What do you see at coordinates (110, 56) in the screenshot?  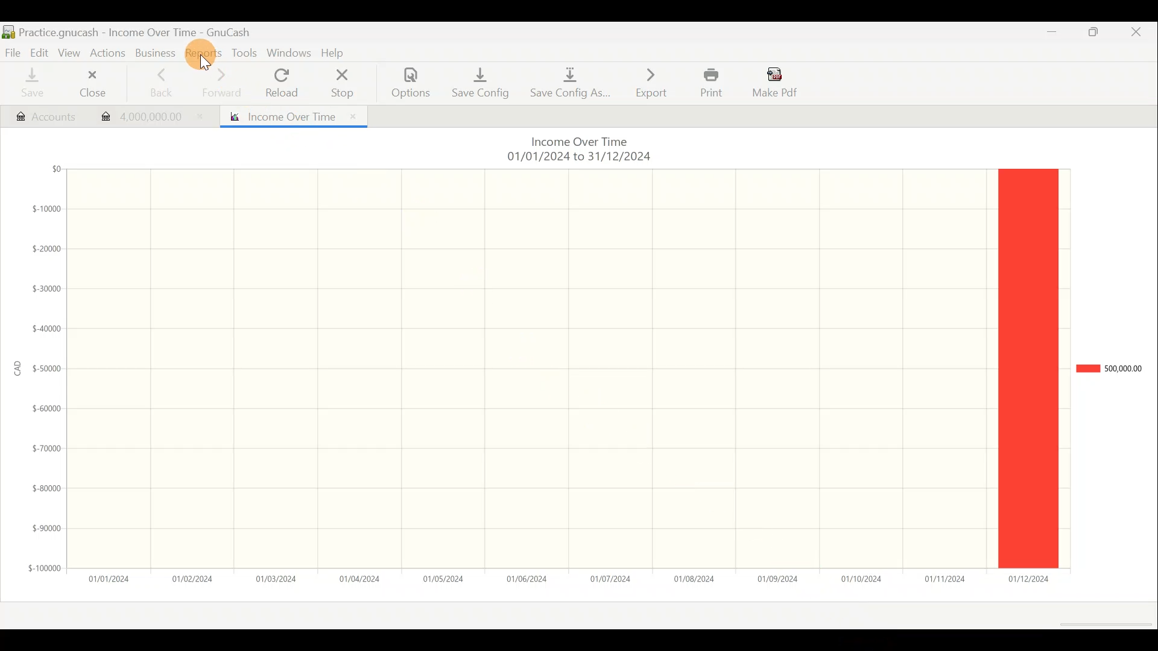 I see `Actions` at bounding box center [110, 56].